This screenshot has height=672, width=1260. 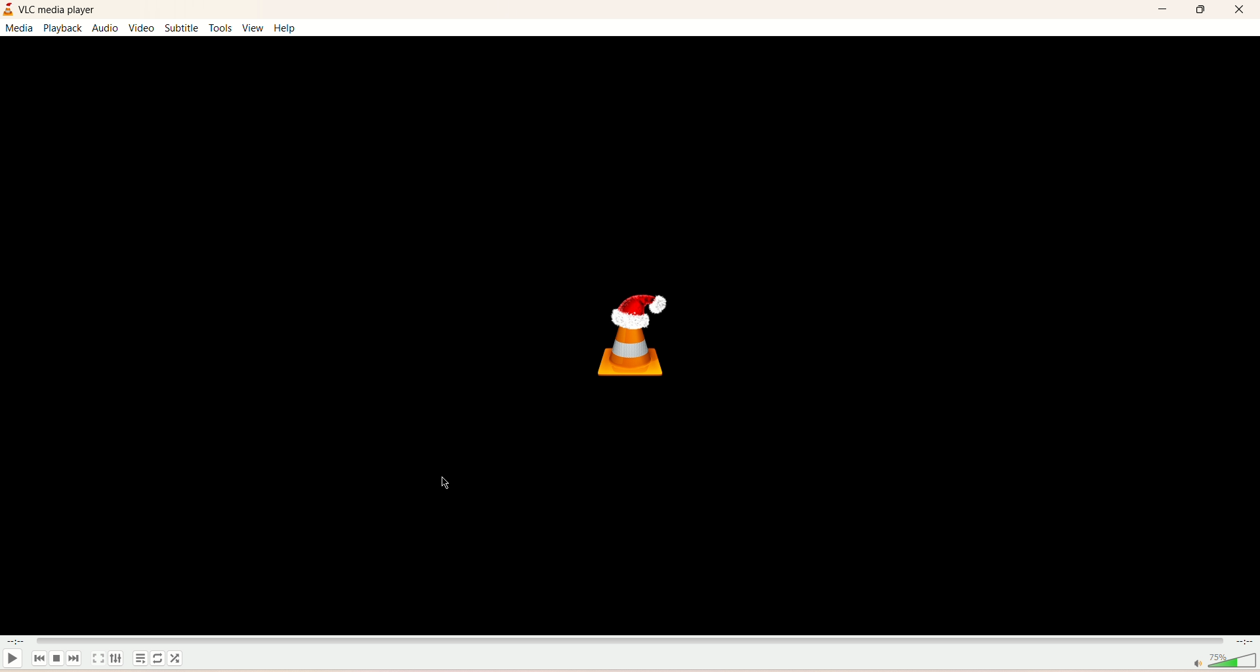 What do you see at coordinates (38, 659) in the screenshot?
I see `previous` at bounding box center [38, 659].